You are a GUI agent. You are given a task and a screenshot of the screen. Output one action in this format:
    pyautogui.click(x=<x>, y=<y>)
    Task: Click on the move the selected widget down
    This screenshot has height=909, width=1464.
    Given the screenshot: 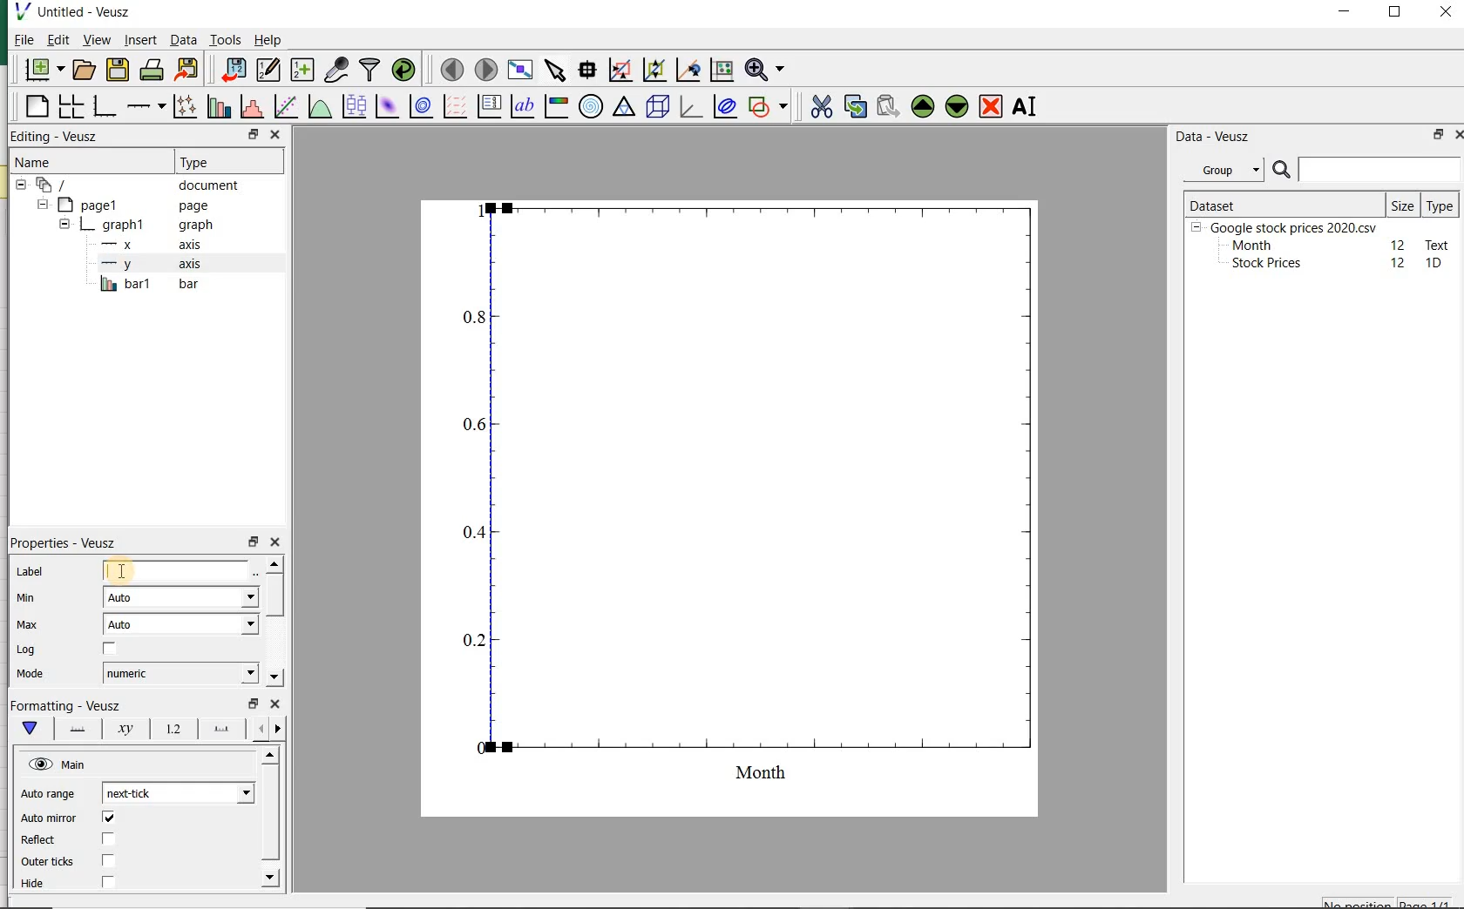 What is the action you would take?
    pyautogui.click(x=957, y=106)
    